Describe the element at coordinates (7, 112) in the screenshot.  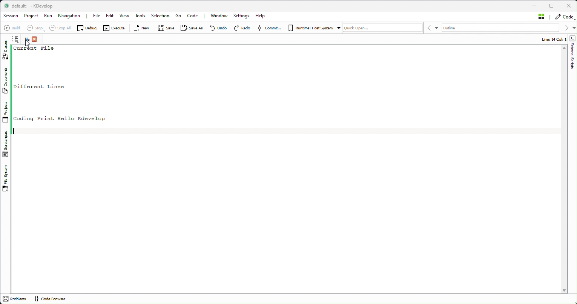
I see `Projects` at that location.